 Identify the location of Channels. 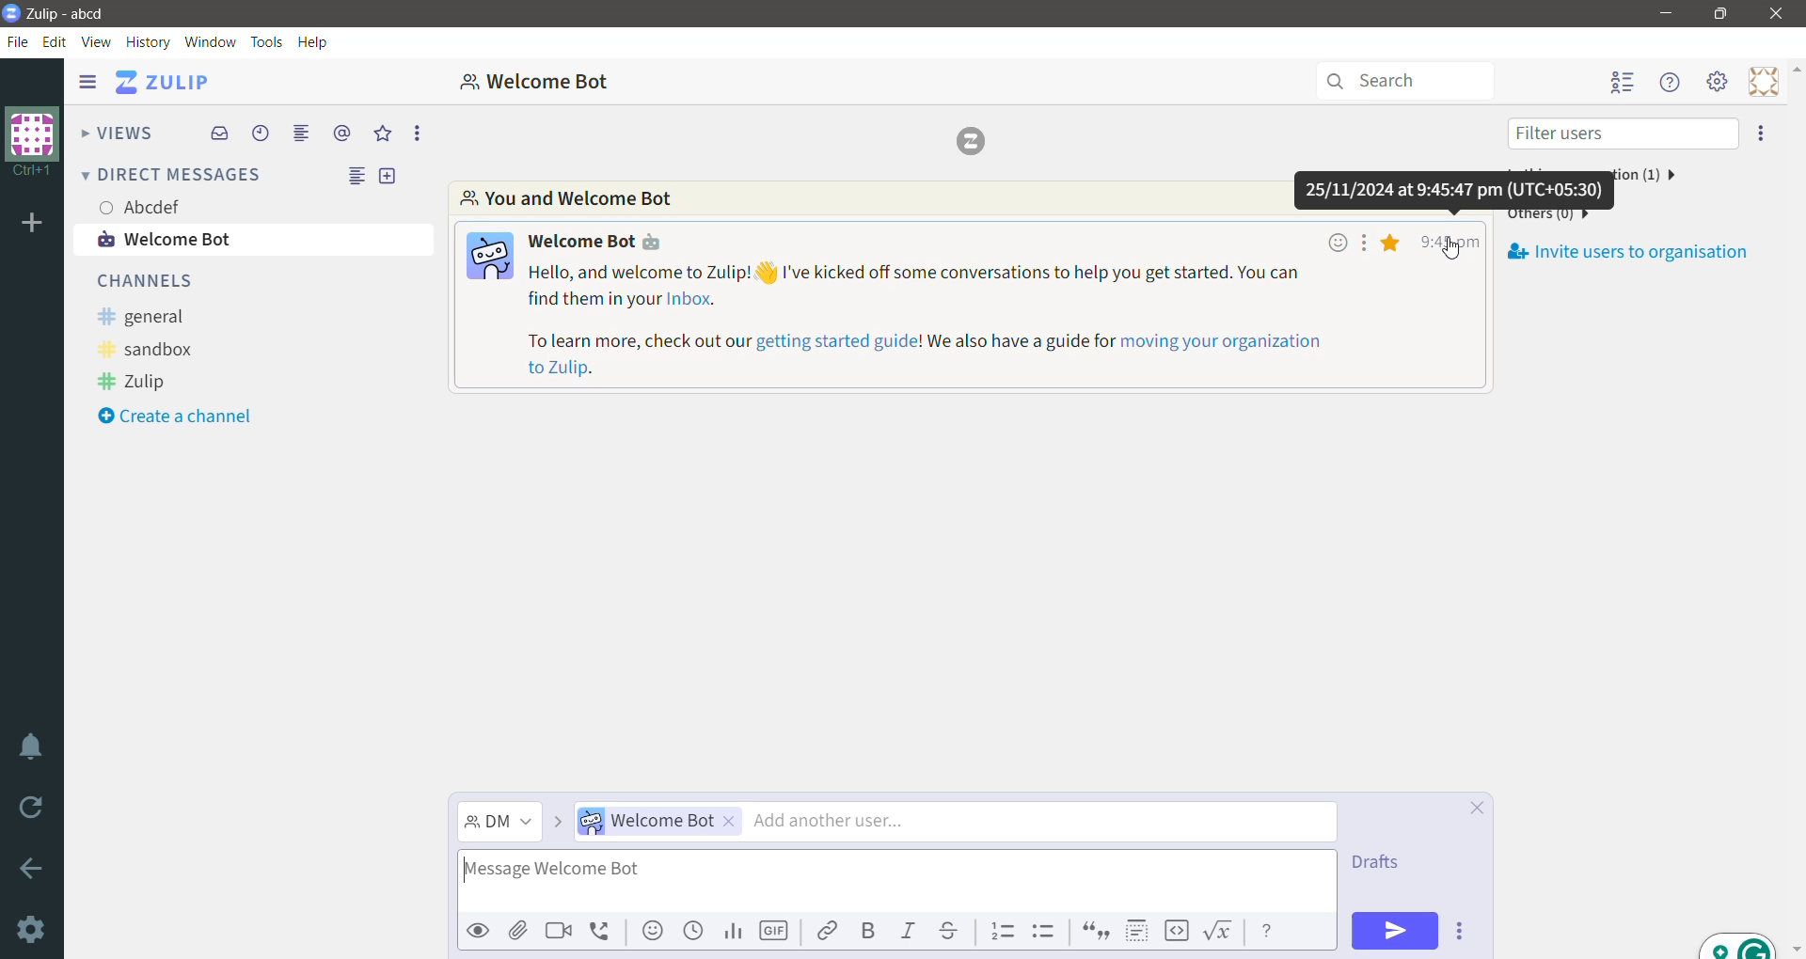
(155, 281).